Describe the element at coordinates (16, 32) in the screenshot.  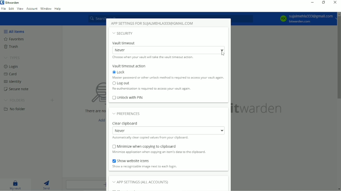
I see `All items` at that location.